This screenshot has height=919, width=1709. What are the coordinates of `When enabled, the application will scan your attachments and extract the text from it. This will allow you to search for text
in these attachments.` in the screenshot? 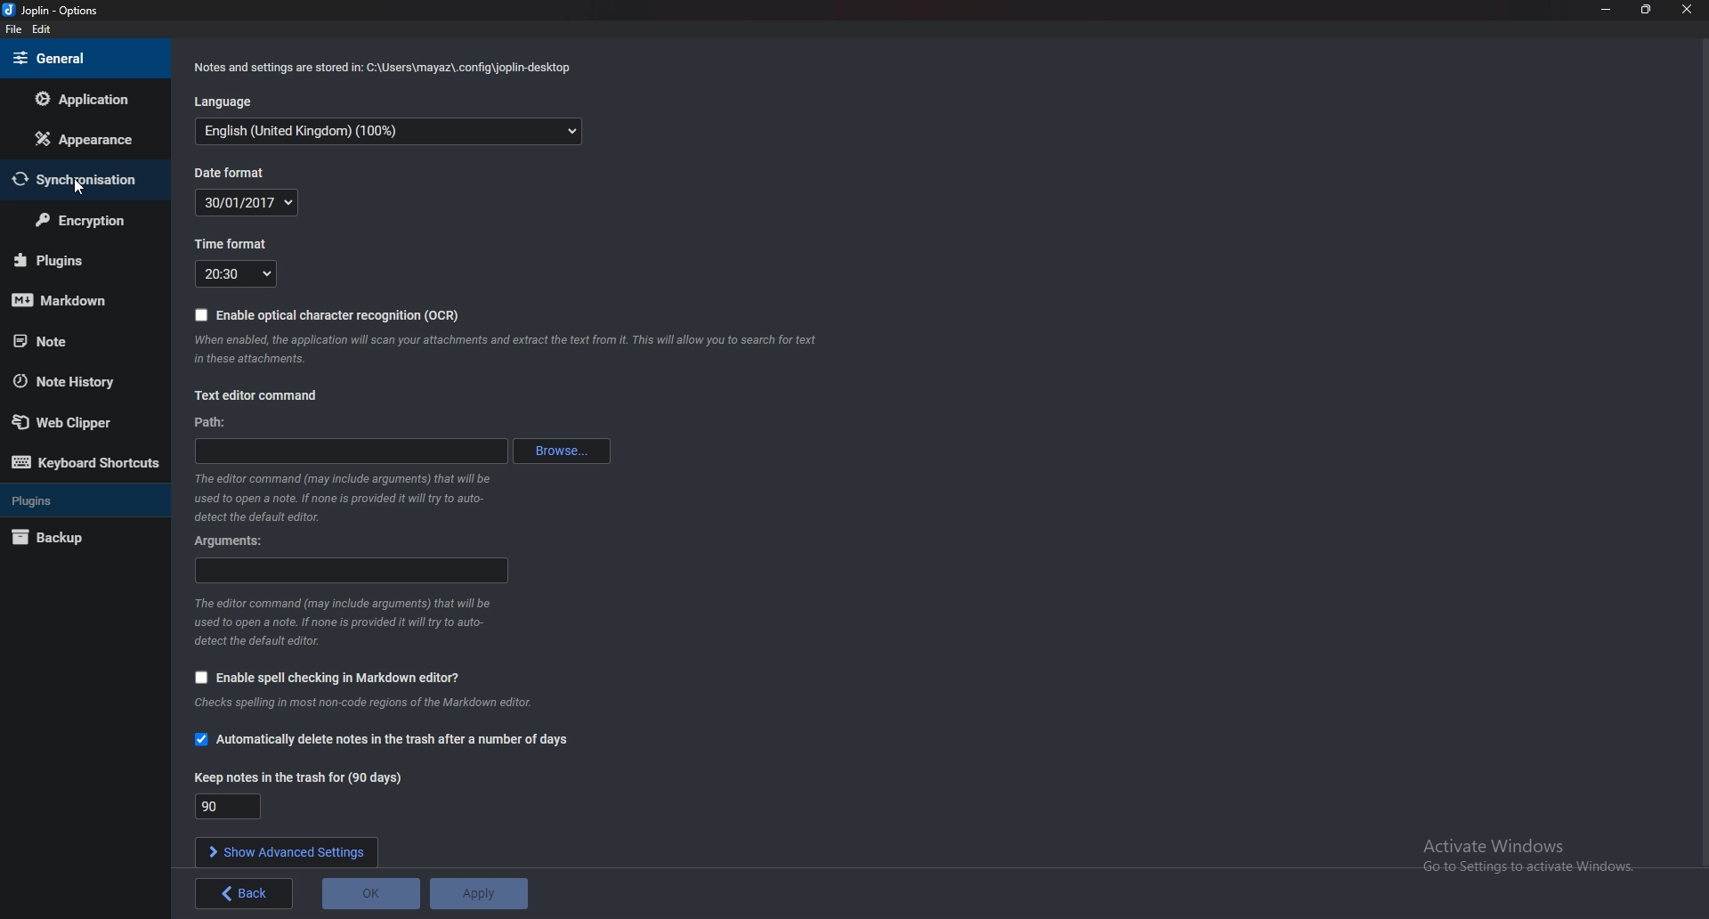 It's located at (509, 352).